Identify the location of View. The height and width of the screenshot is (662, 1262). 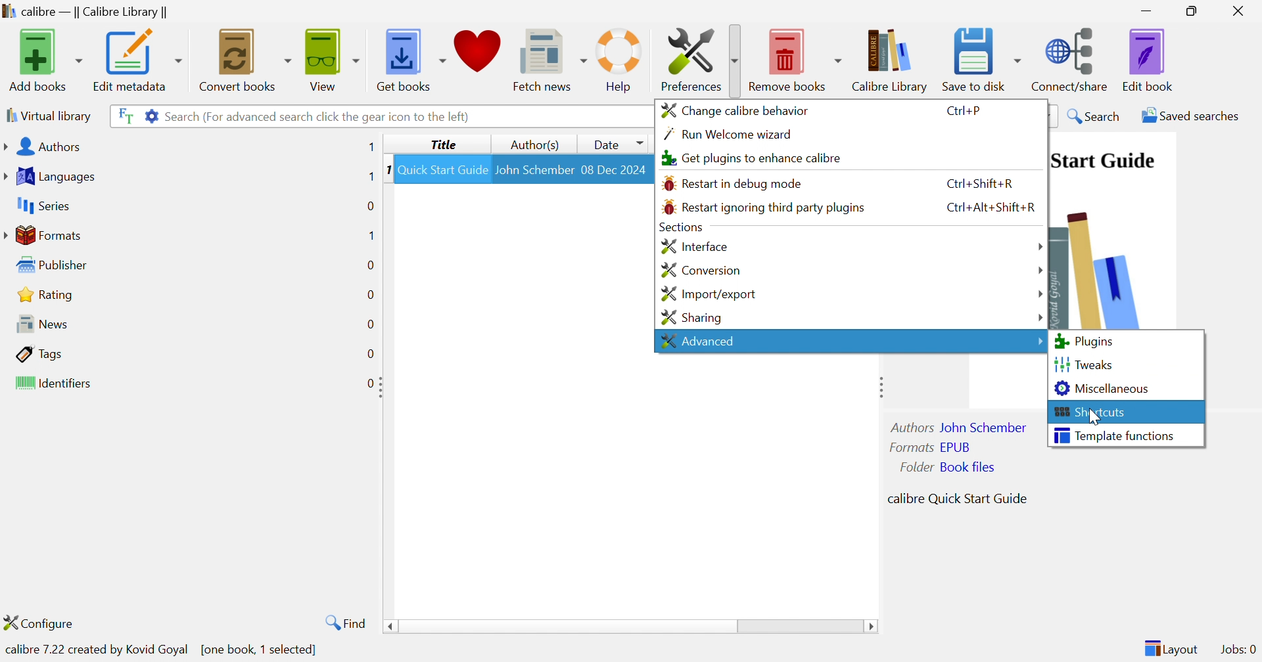
(329, 58).